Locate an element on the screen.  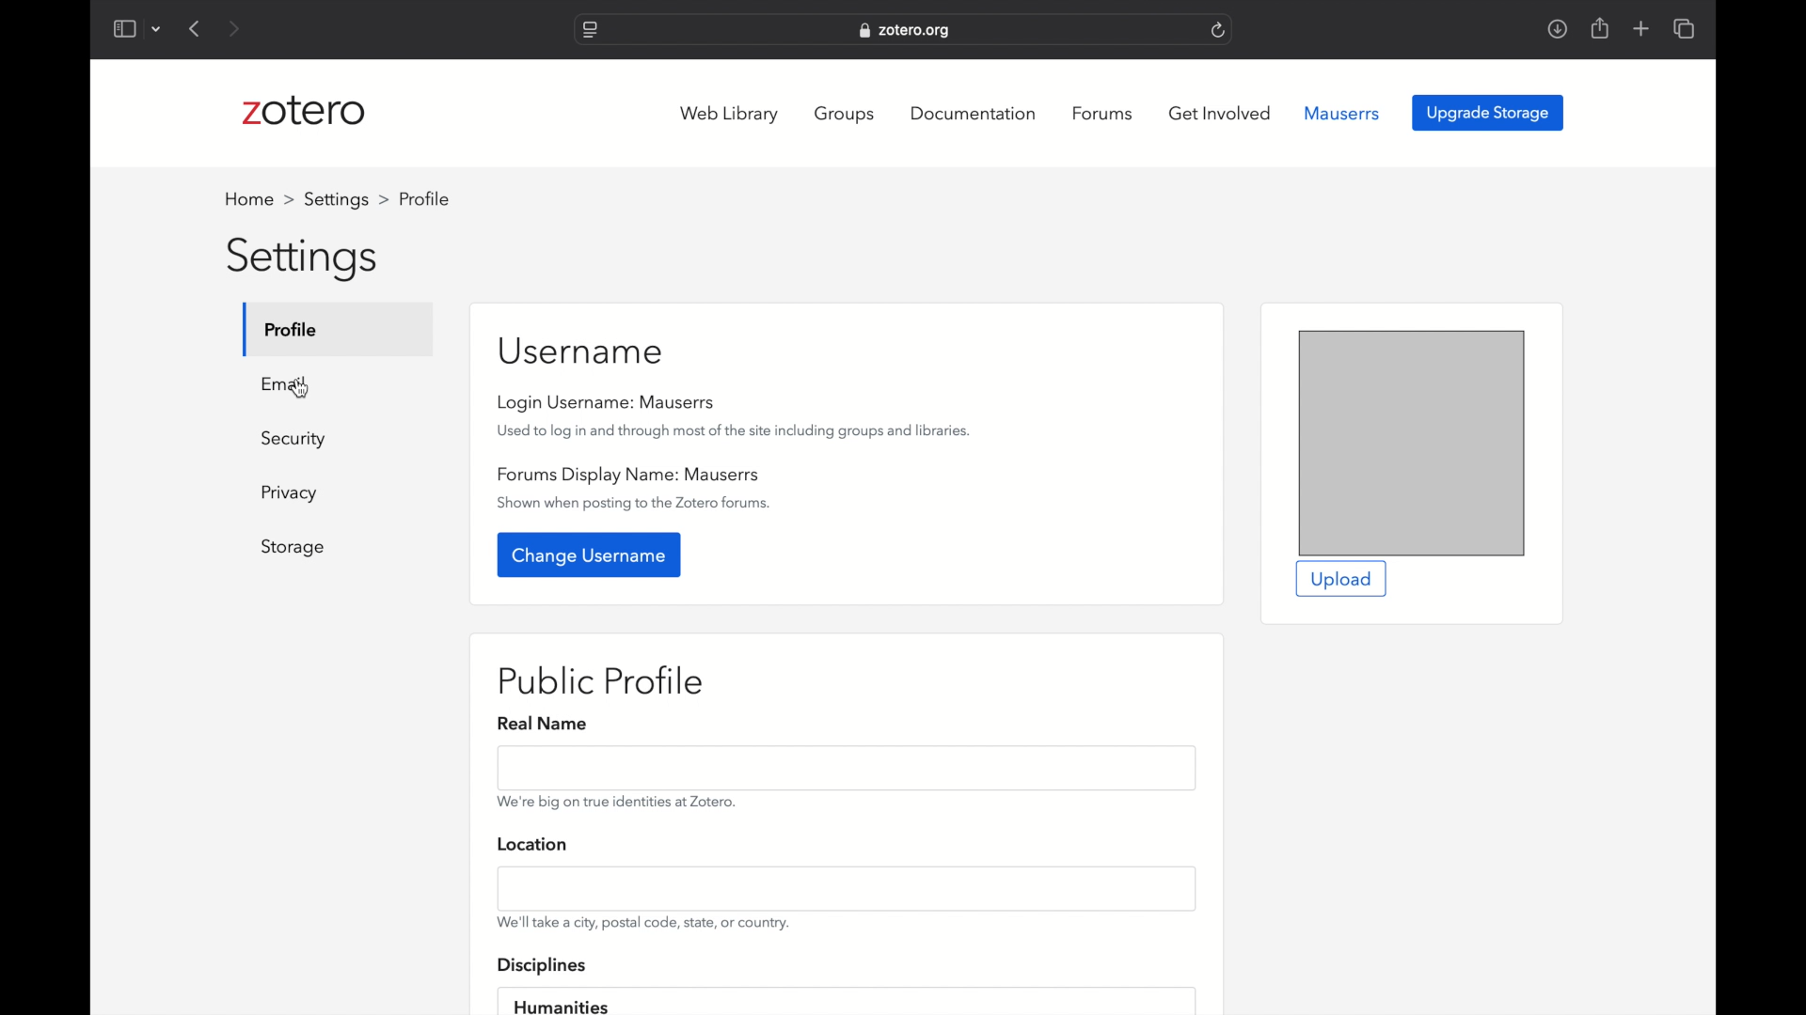
login username: mauserrs is located at coordinates (606, 403).